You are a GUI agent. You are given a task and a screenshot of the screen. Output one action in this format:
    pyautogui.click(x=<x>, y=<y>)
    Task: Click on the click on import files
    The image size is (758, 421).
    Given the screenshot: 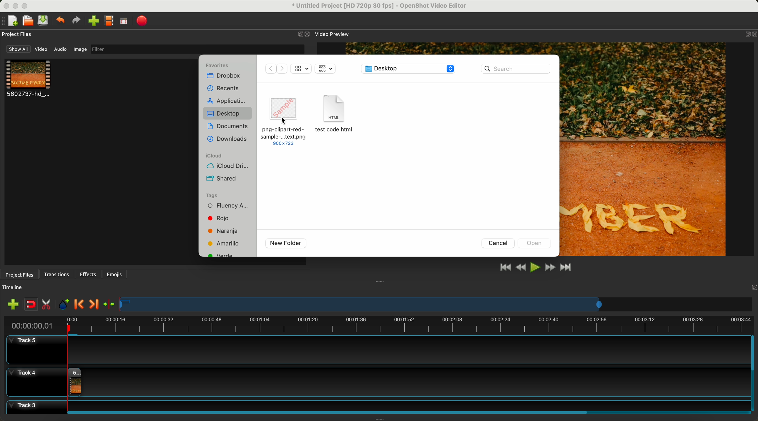 What is the action you would take?
    pyautogui.click(x=94, y=21)
    